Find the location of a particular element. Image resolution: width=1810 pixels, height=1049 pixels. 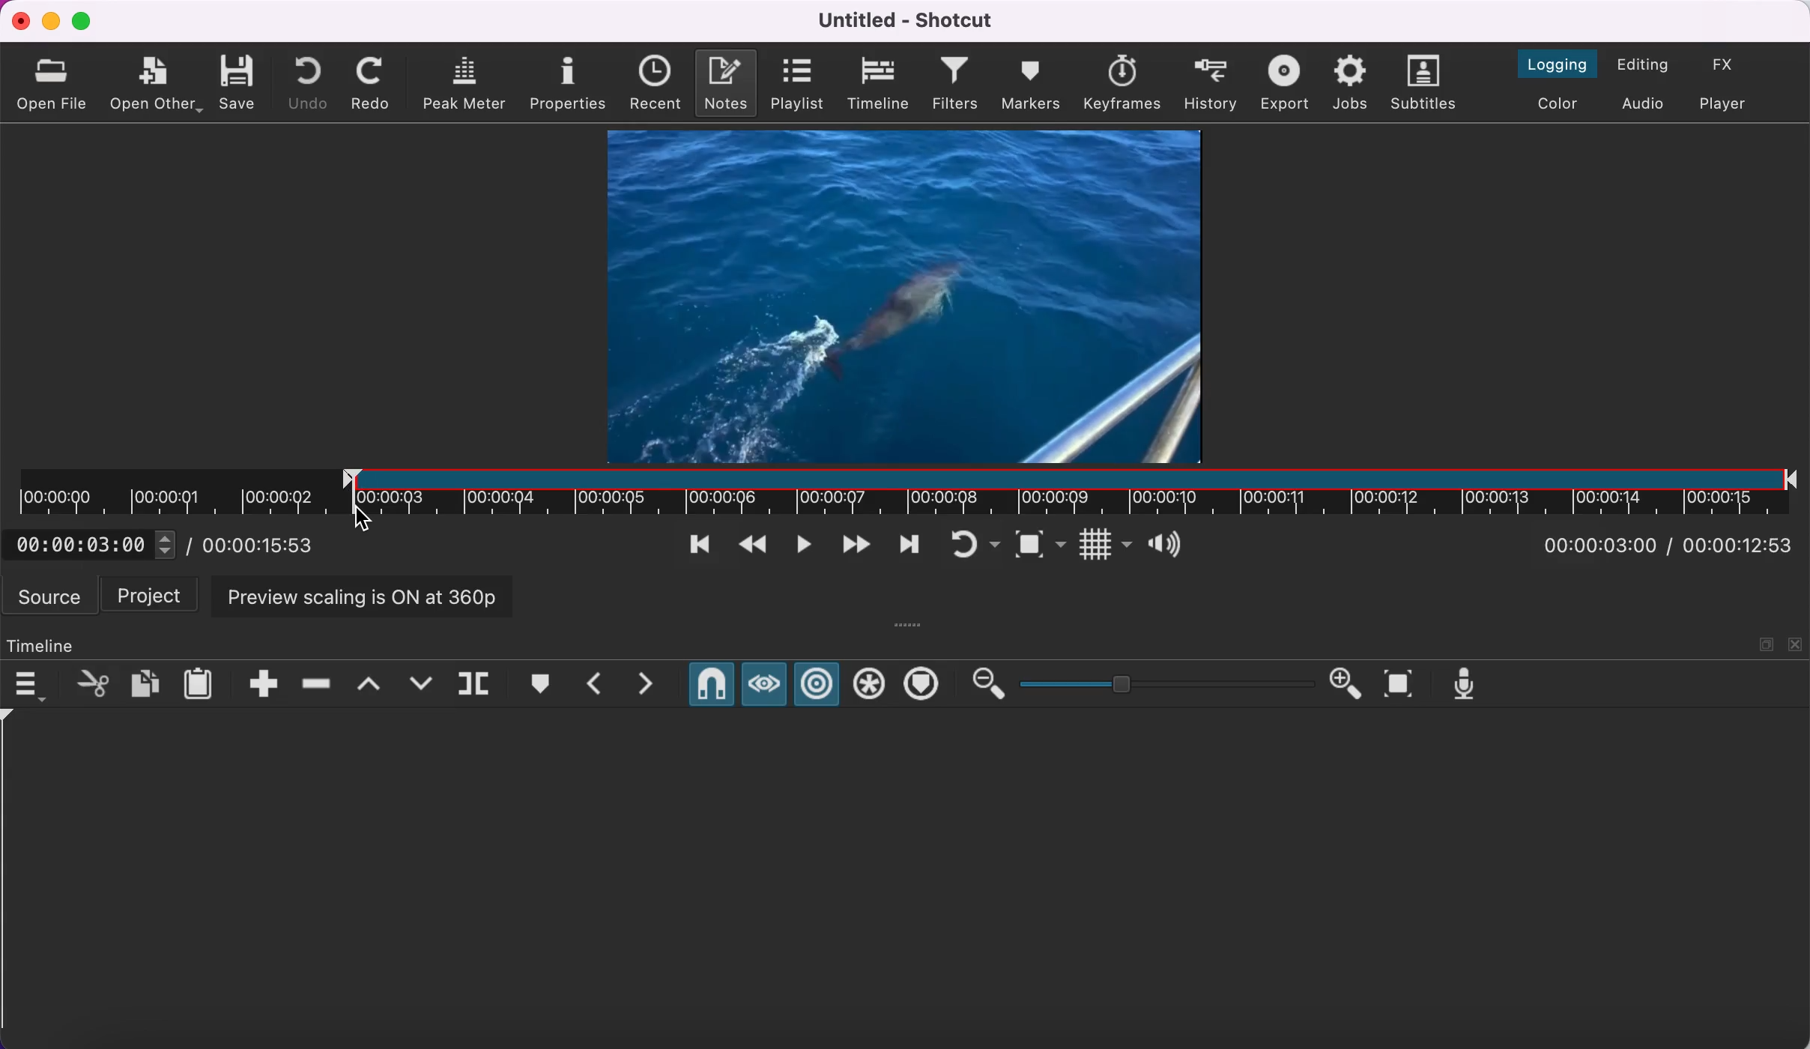

 is located at coordinates (1038, 545).